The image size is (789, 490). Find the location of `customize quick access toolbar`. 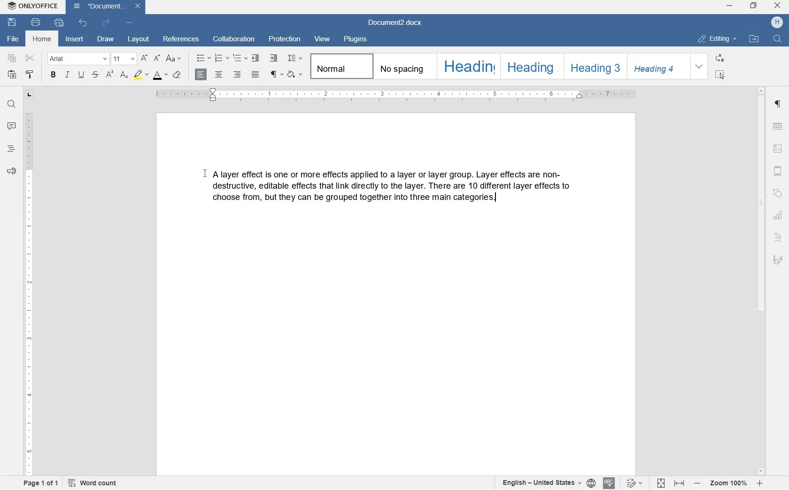

customize quick access toolbar is located at coordinates (130, 23).